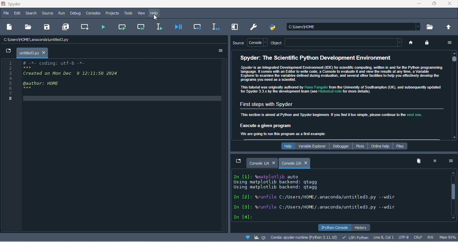 The image size is (458, 242). What do you see at coordinates (380, 145) in the screenshot?
I see `online help` at bounding box center [380, 145].